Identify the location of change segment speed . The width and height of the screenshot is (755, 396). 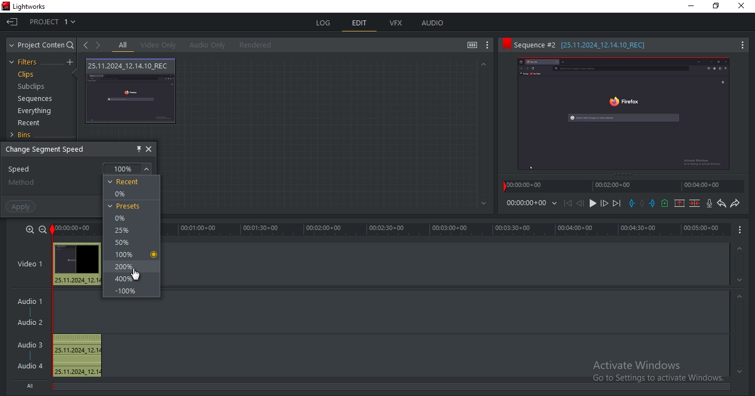
(48, 149).